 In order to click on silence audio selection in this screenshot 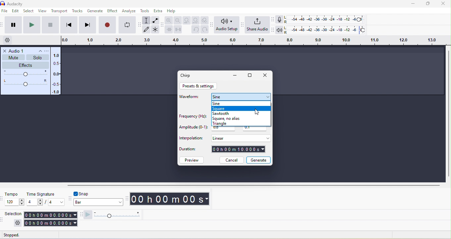, I will do `click(178, 29)`.